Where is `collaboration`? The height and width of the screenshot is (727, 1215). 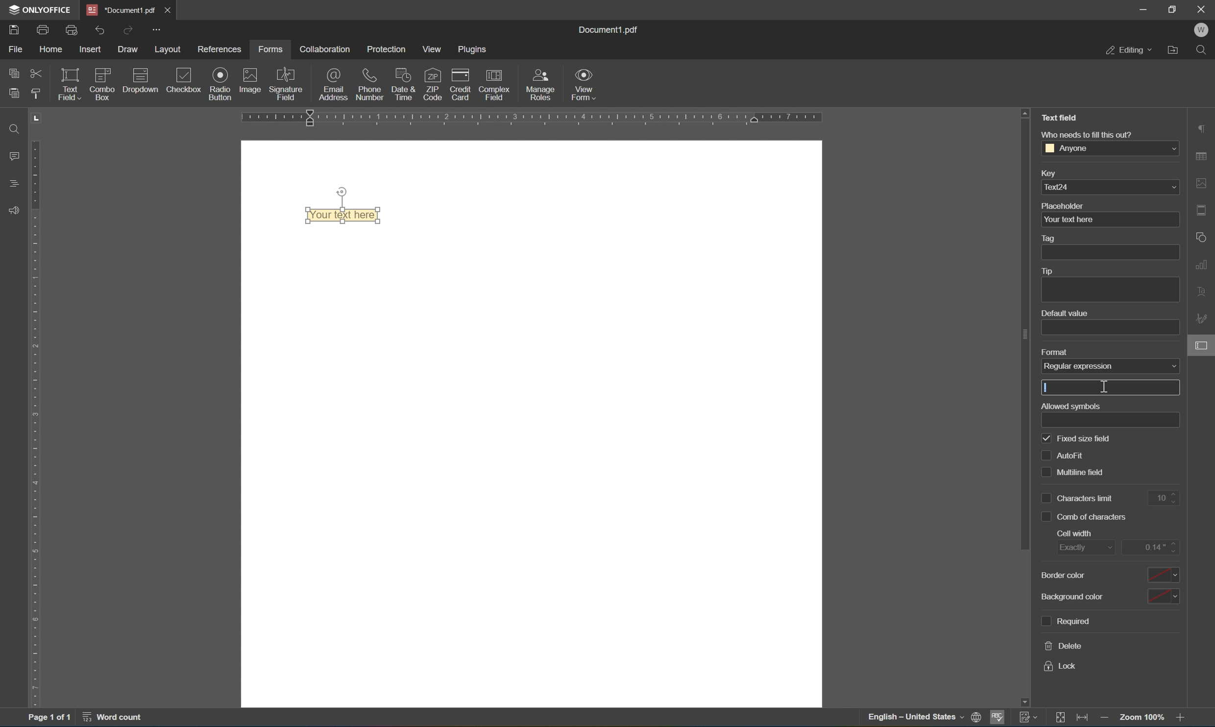
collaboration is located at coordinates (323, 49).